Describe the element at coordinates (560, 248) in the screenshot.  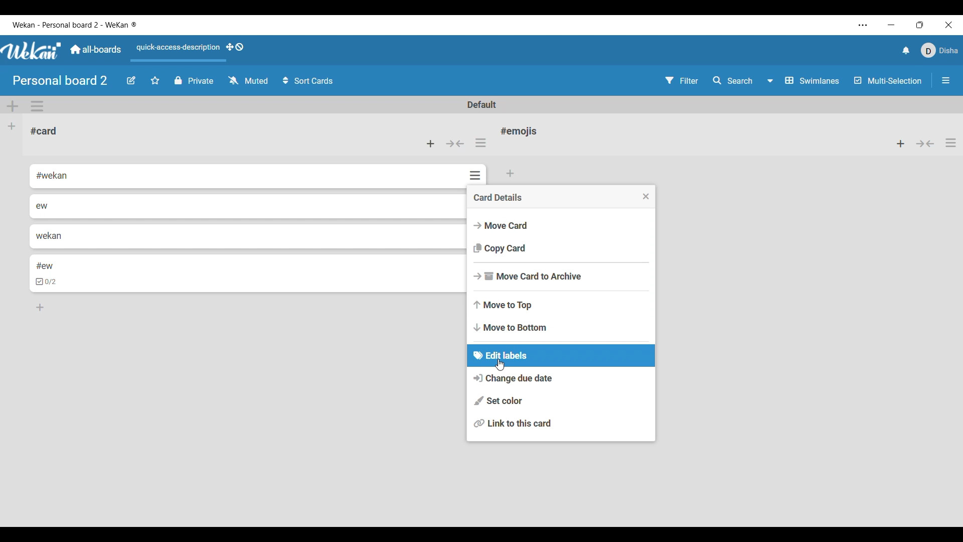
I see `Copy card` at that location.